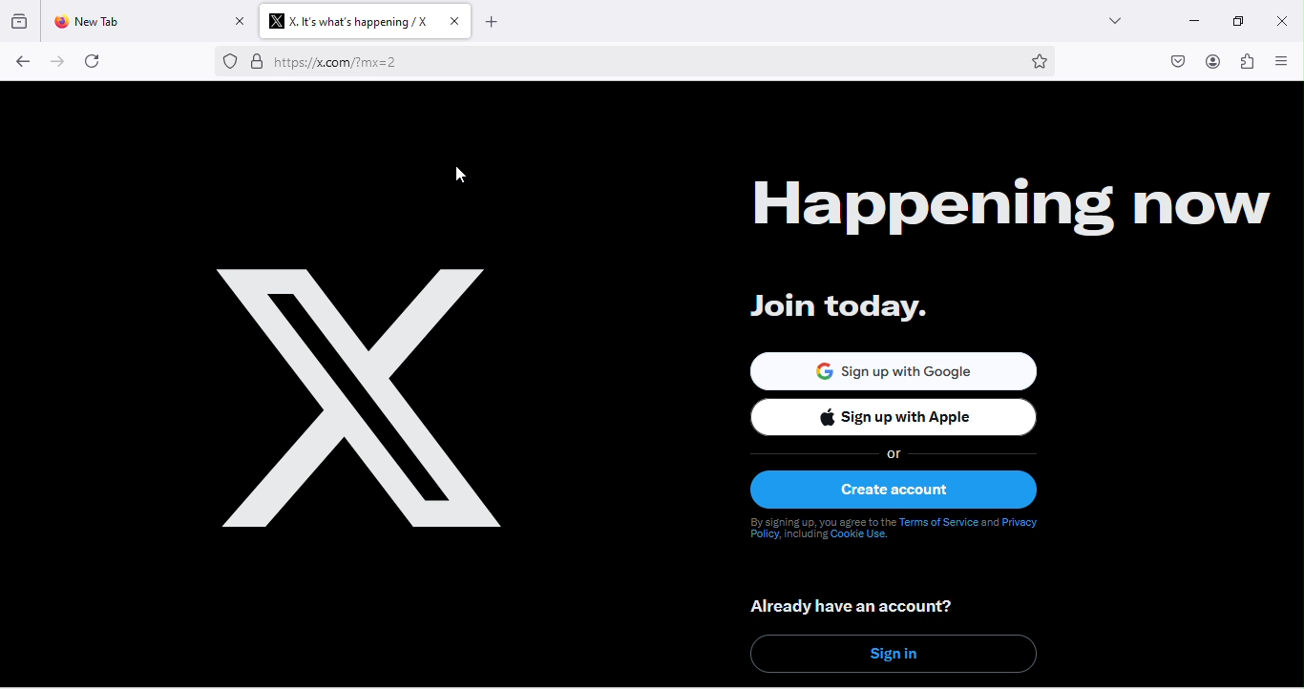  I want to click on pocket, so click(1170, 59).